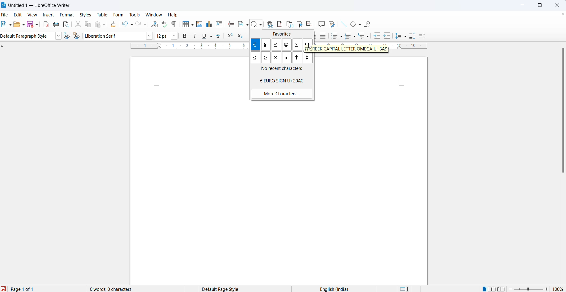  Describe the element at coordinates (24, 288) in the screenshot. I see `current page` at that location.